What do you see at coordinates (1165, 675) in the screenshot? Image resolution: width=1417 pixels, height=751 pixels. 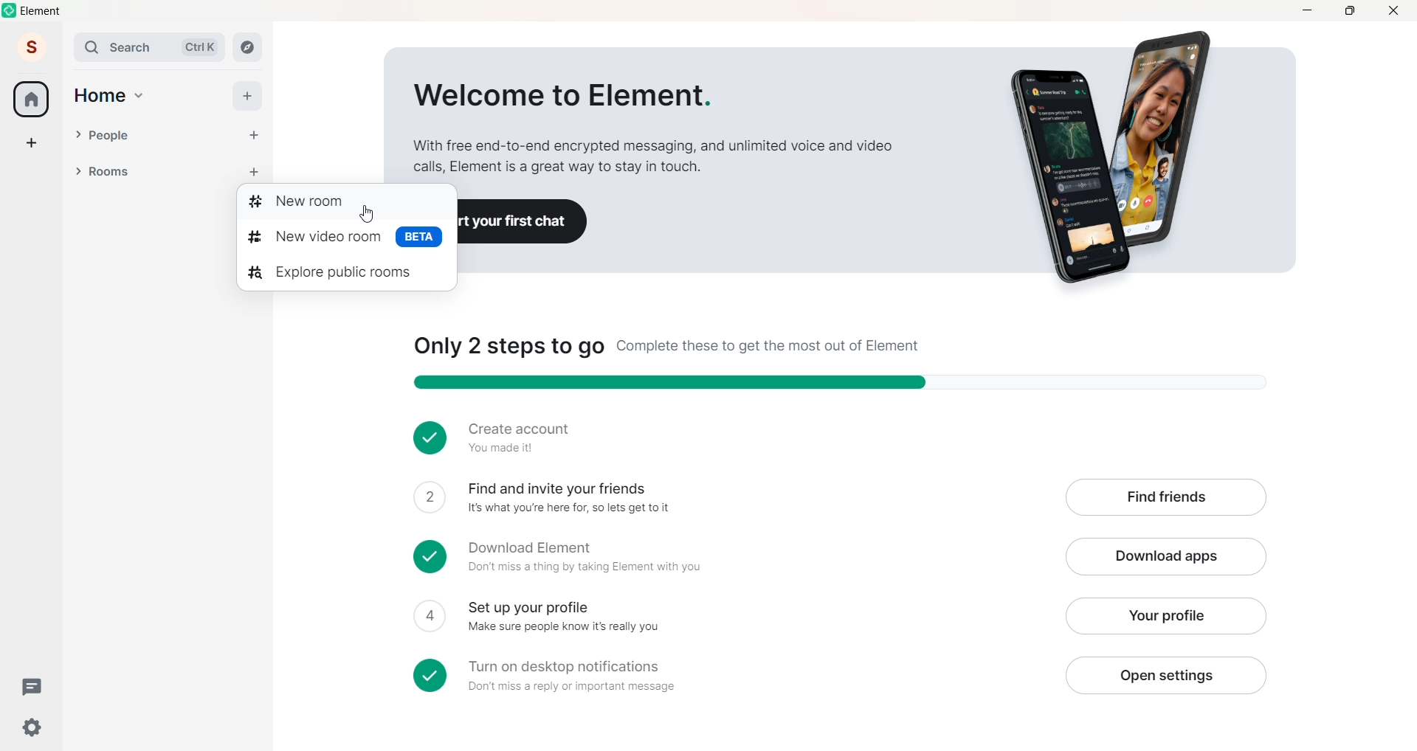 I see `Open Settings` at bounding box center [1165, 675].